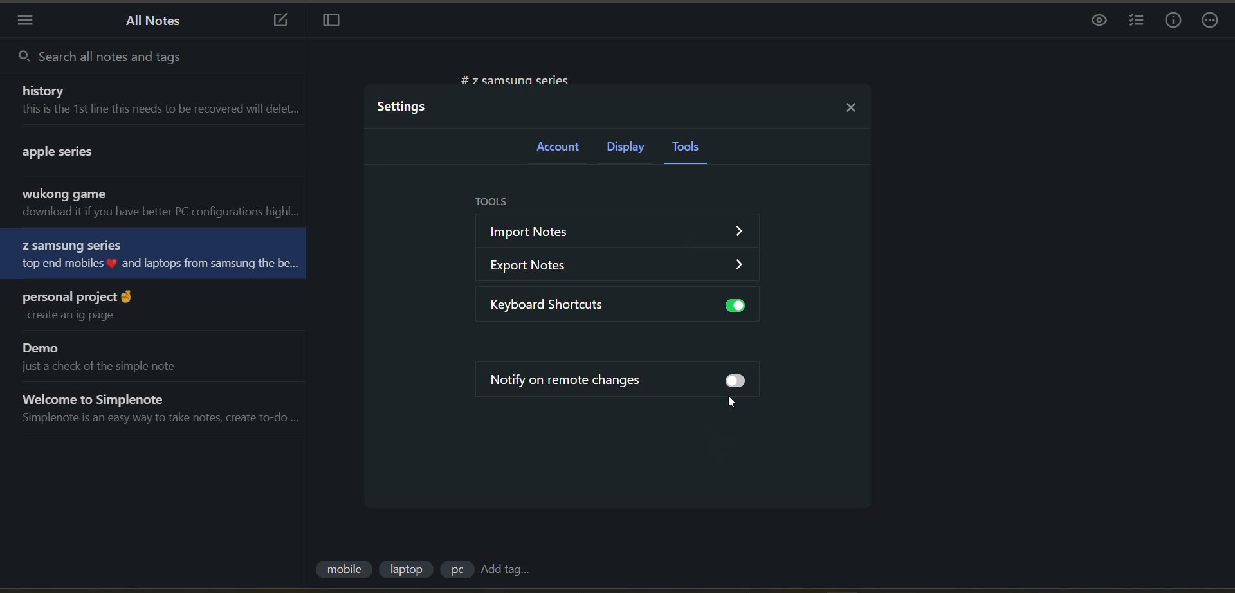 This screenshot has width=1235, height=593. Describe the element at coordinates (161, 102) in the screenshot. I see `note title and preview` at that location.